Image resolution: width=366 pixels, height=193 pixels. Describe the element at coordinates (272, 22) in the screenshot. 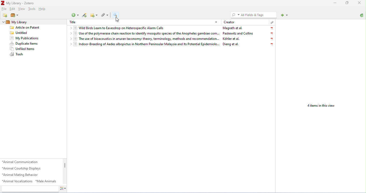

I see `attachment` at that location.